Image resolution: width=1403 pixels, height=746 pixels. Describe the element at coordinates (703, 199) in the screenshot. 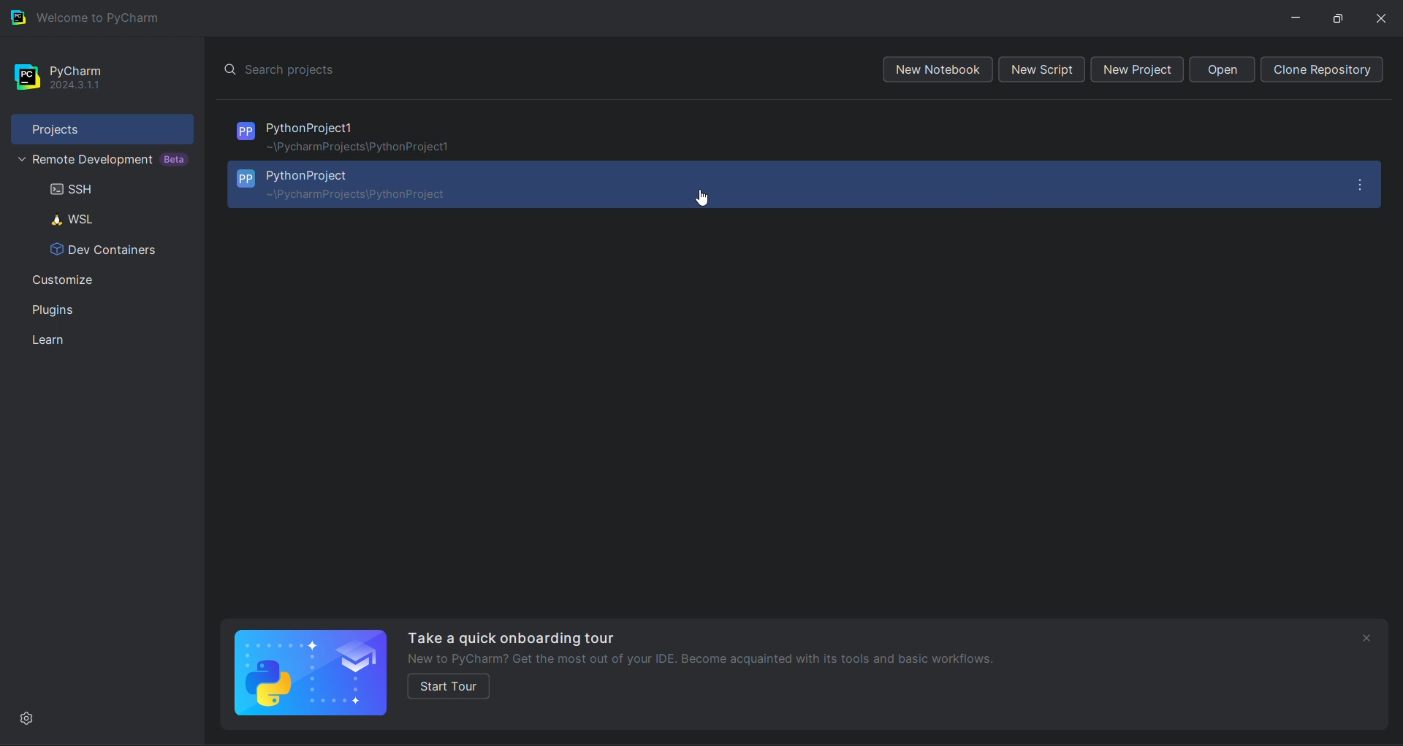

I see `cursor` at that location.